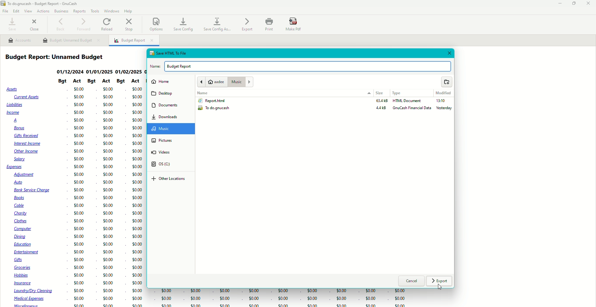 The image size is (596, 307). What do you see at coordinates (61, 11) in the screenshot?
I see `Business` at bounding box center [61, 11].